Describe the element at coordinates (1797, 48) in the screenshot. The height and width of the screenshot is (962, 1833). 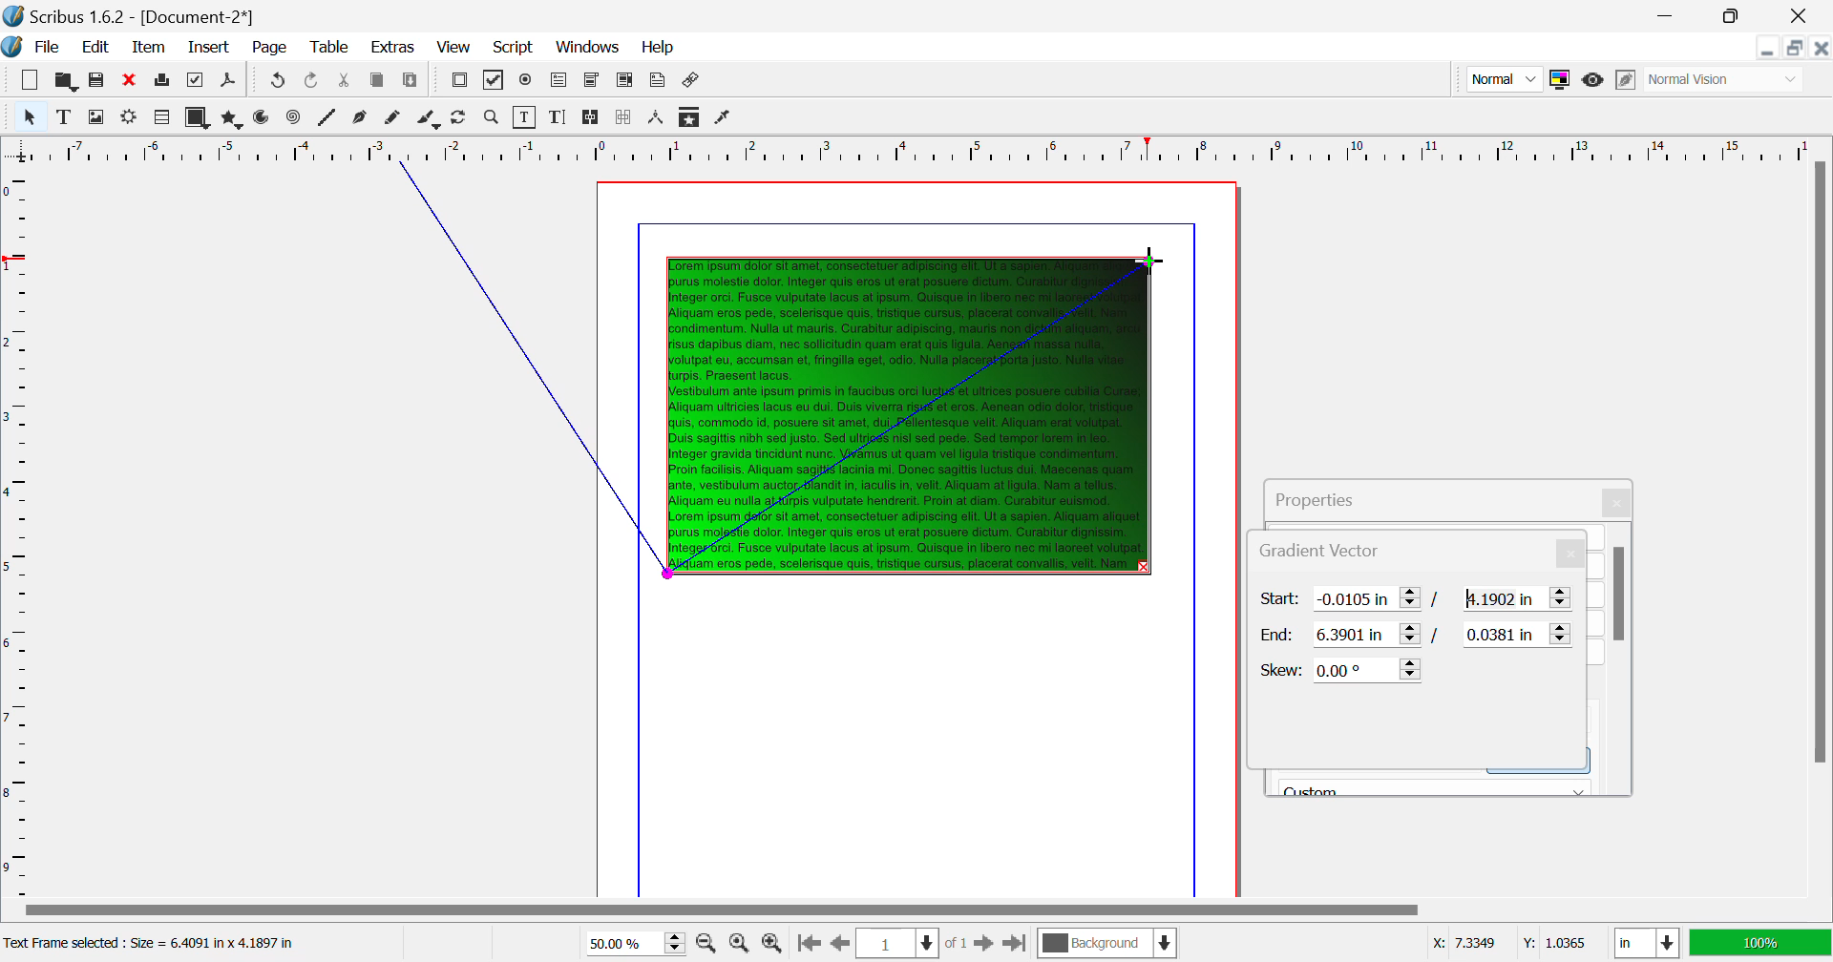
I see `Minimize` at that location.